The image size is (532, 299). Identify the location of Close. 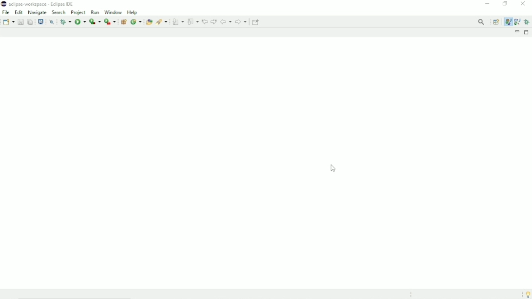
(523, 4).